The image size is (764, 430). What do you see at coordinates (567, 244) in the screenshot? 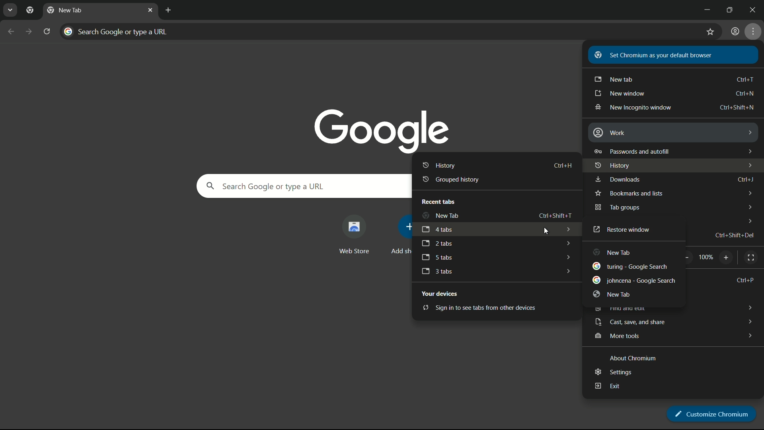
I see `dropdown arrows` at bounding box center [567, 244].